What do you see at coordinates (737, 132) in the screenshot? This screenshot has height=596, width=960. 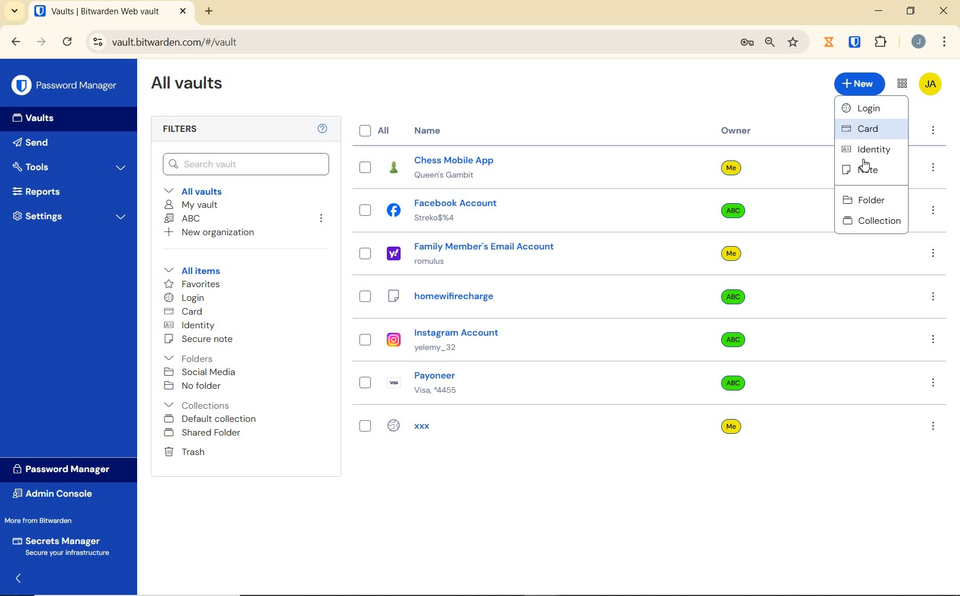 I see `owner` at bounding box center [737, 132].